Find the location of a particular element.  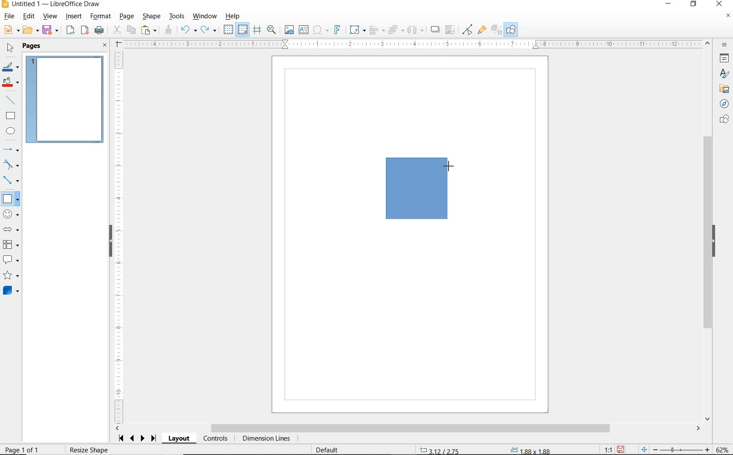

DRAWING SQUARE is located at coordinates (415, 188).